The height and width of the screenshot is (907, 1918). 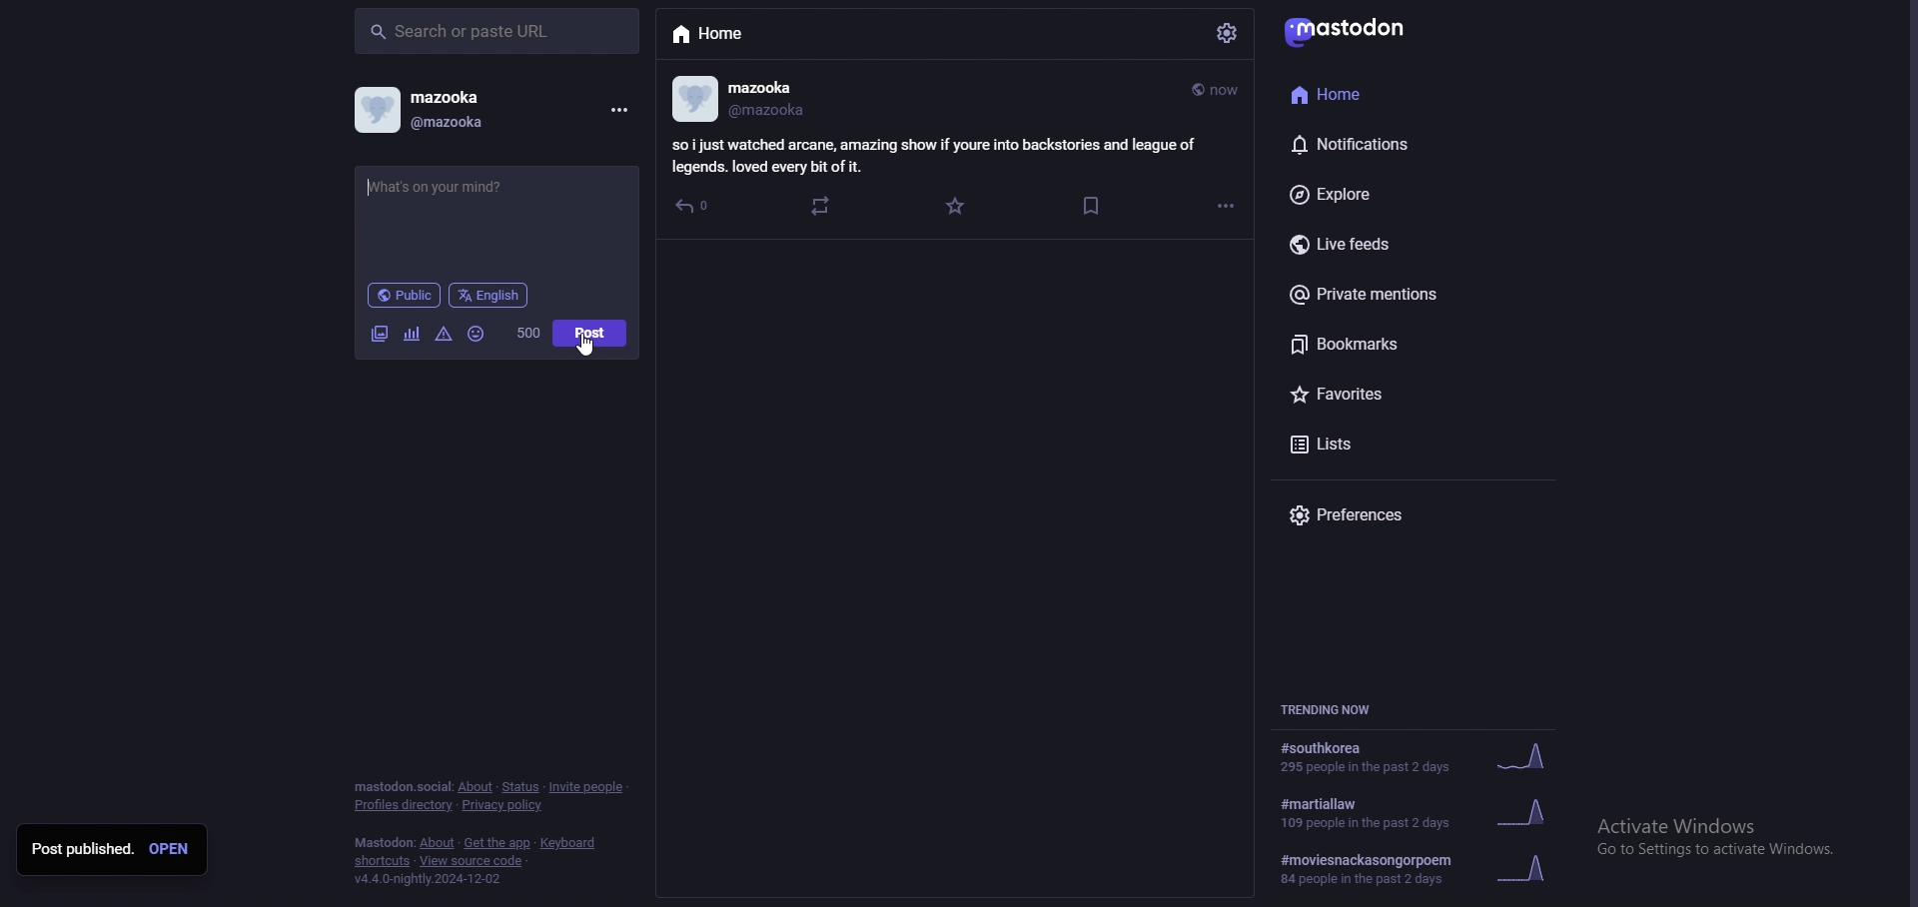 I want to click on version, so click(x=432, y=878).